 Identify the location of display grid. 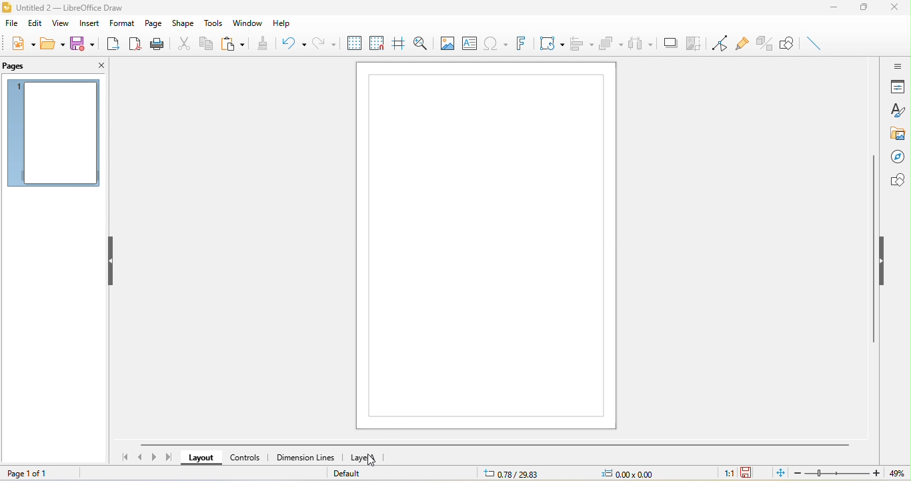
(355, 43).